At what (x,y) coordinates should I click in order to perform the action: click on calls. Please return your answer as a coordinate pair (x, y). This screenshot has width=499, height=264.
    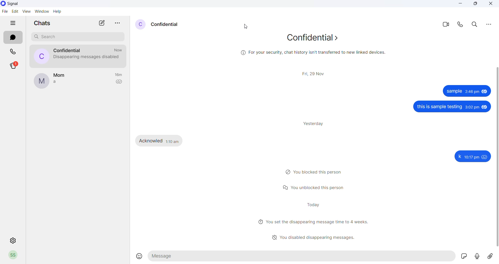
    Looking at the image, I should click on (462, 24).